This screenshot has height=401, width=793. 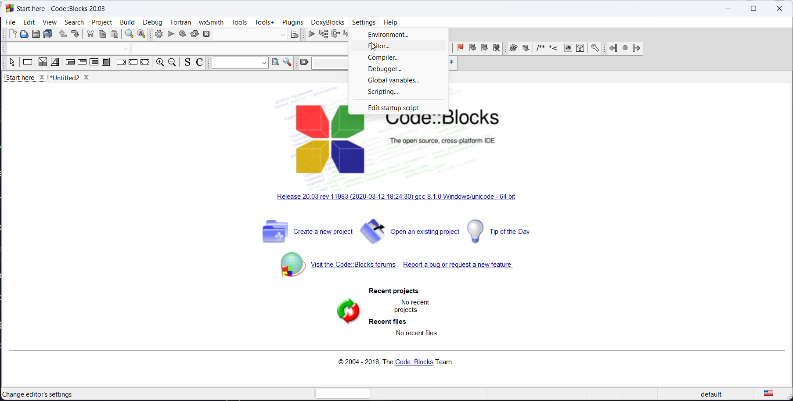 What do you see at coordinates (48, 23) in the screenshot?
I see `view` at bounding box center [48, 23].